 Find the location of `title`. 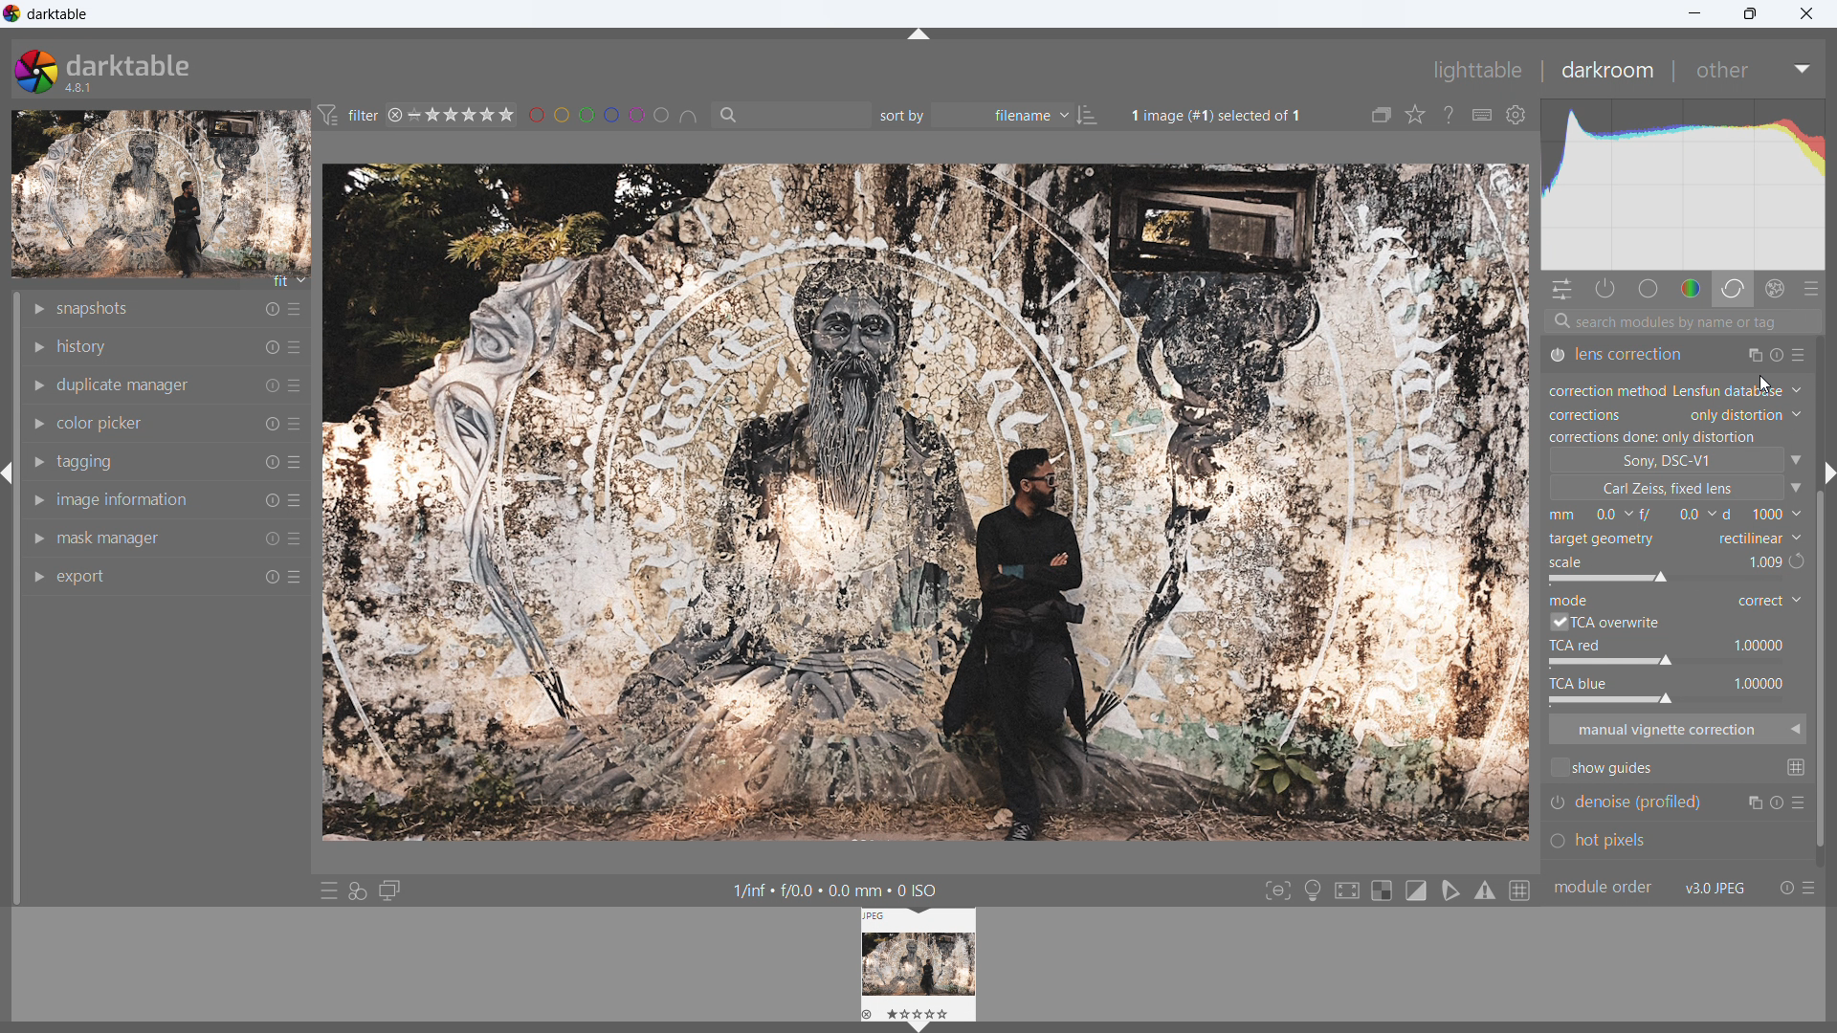

title is located at coordinates (57, 14).